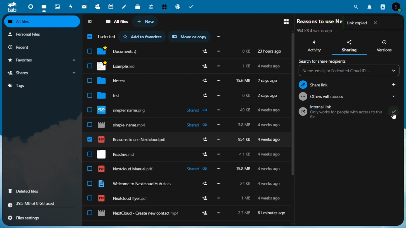  What do you see at coordinates (124, 7) in the screenshot?
I see `notes` at bounding box center [124, 7].